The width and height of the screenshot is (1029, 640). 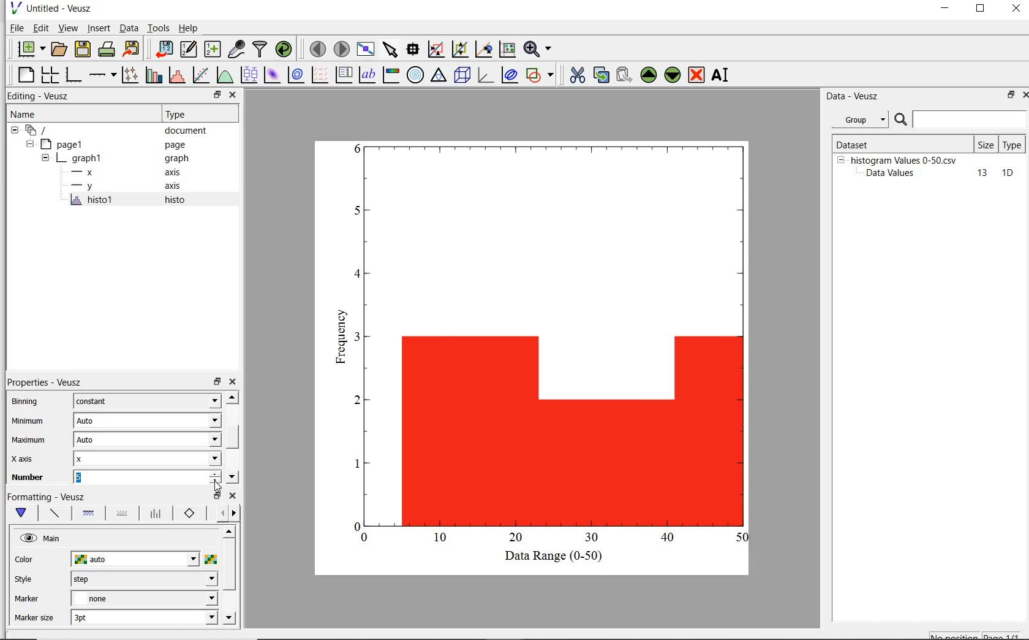 What do you see at coordinates (673, 77) in the screenshot?
I see `move down the selected widget` at bounding box center [673, 77].